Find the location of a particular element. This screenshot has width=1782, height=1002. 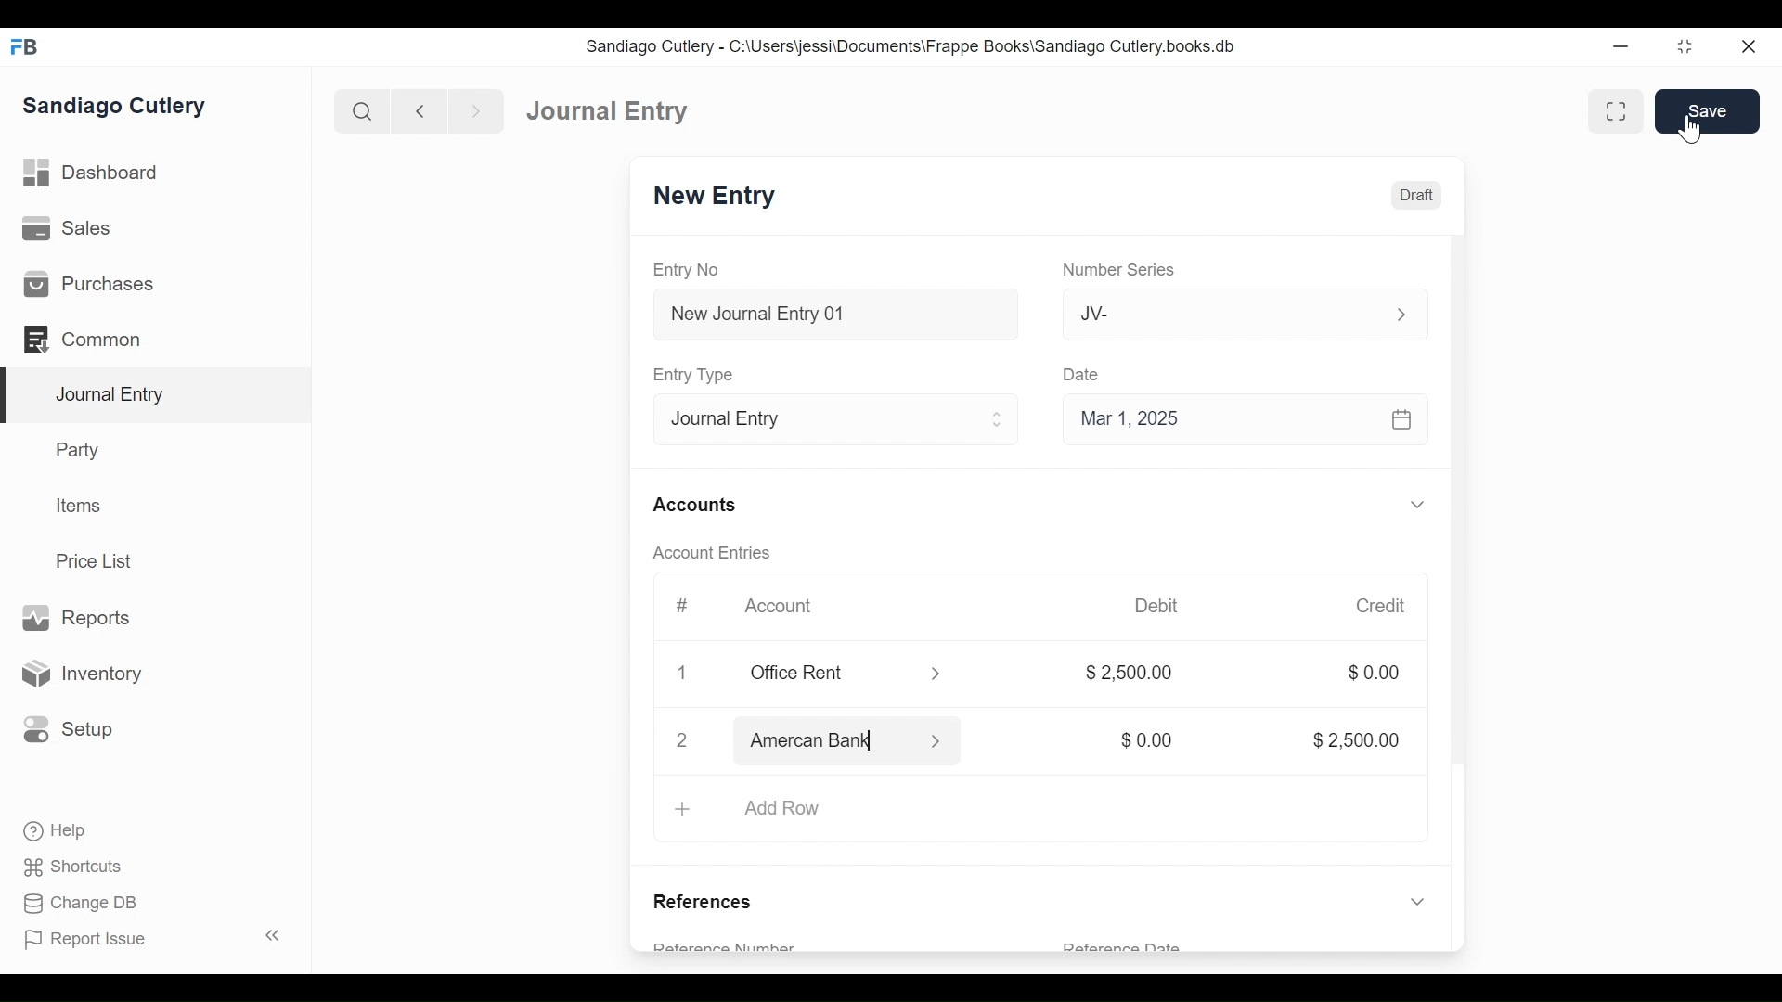

Save is located at coordinates (1708, 110).